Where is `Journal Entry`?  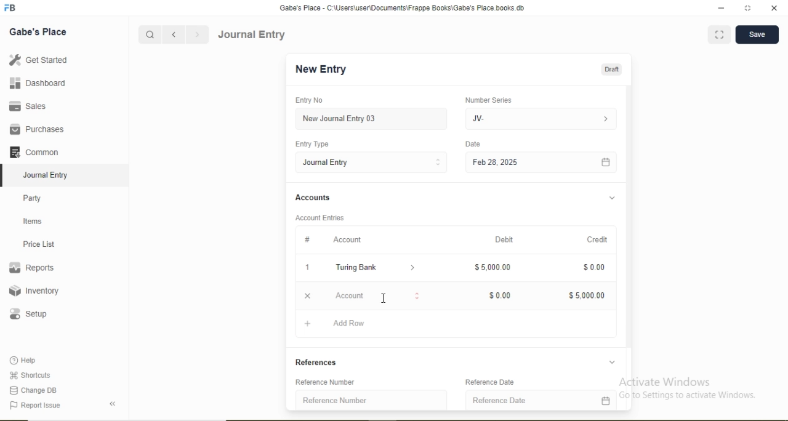
Journal Entry is located at coordinates (327, 162).